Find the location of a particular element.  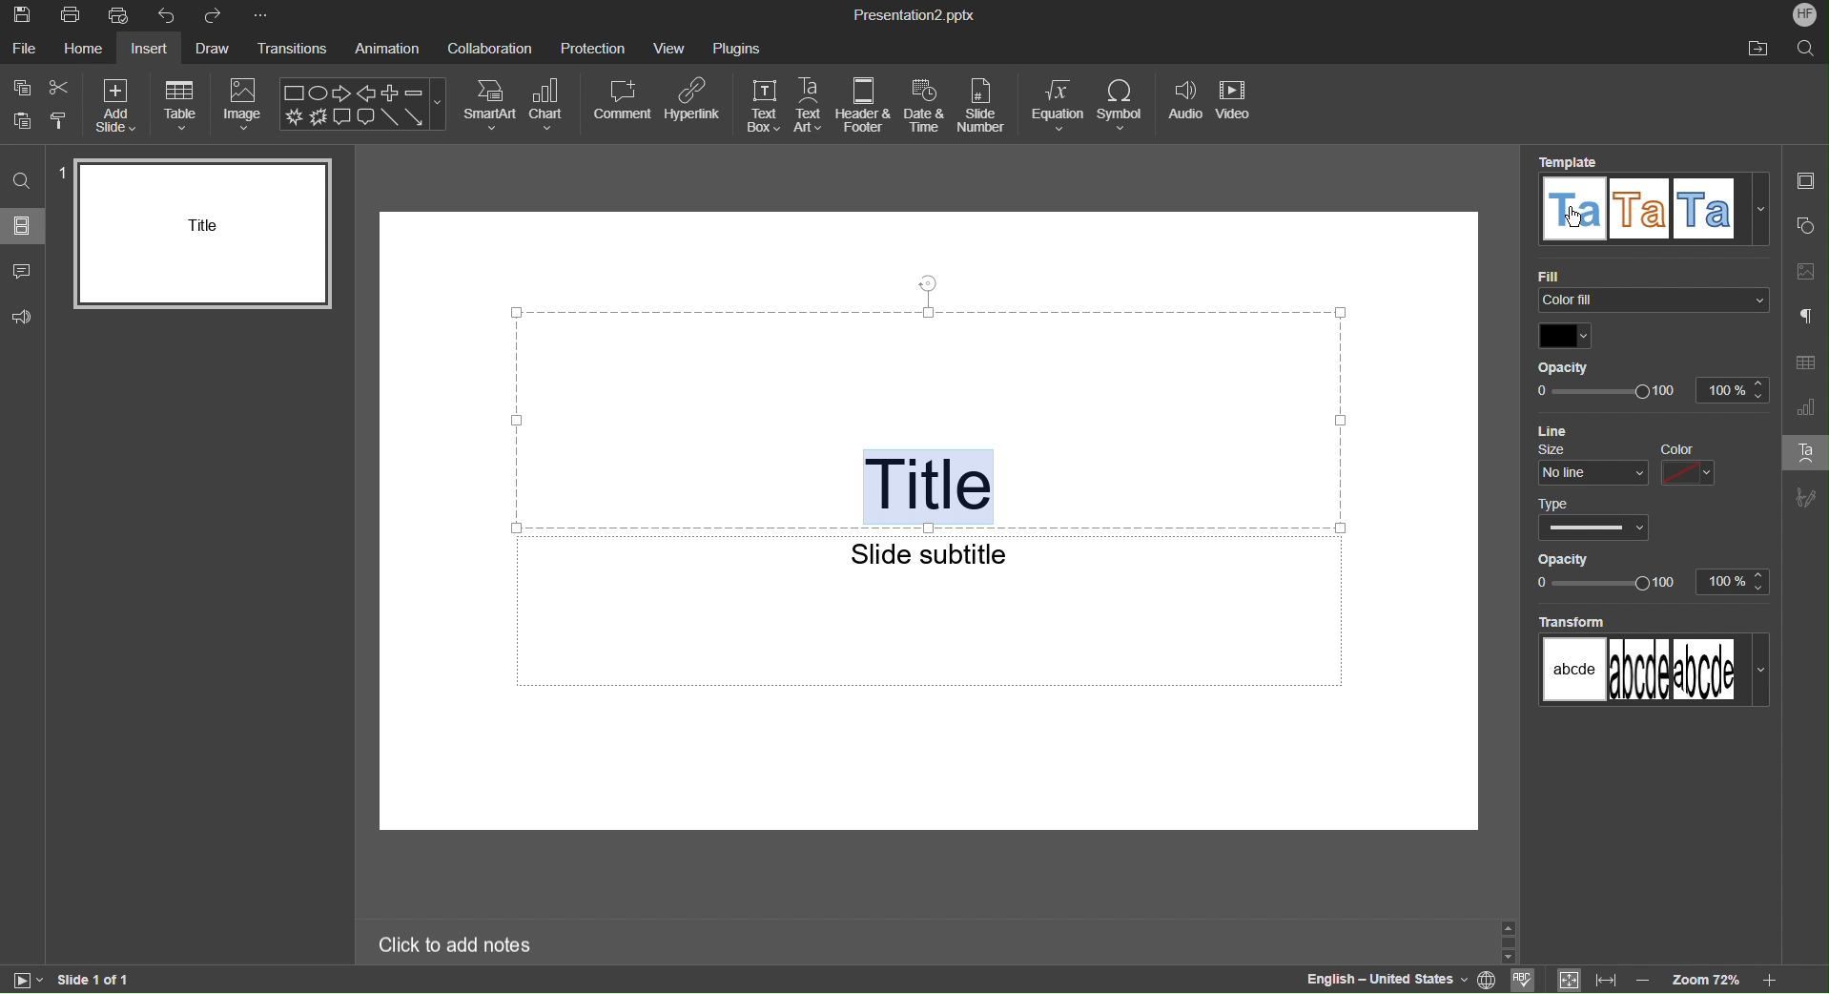

Table Settings is located at coordinates (1806, 362).